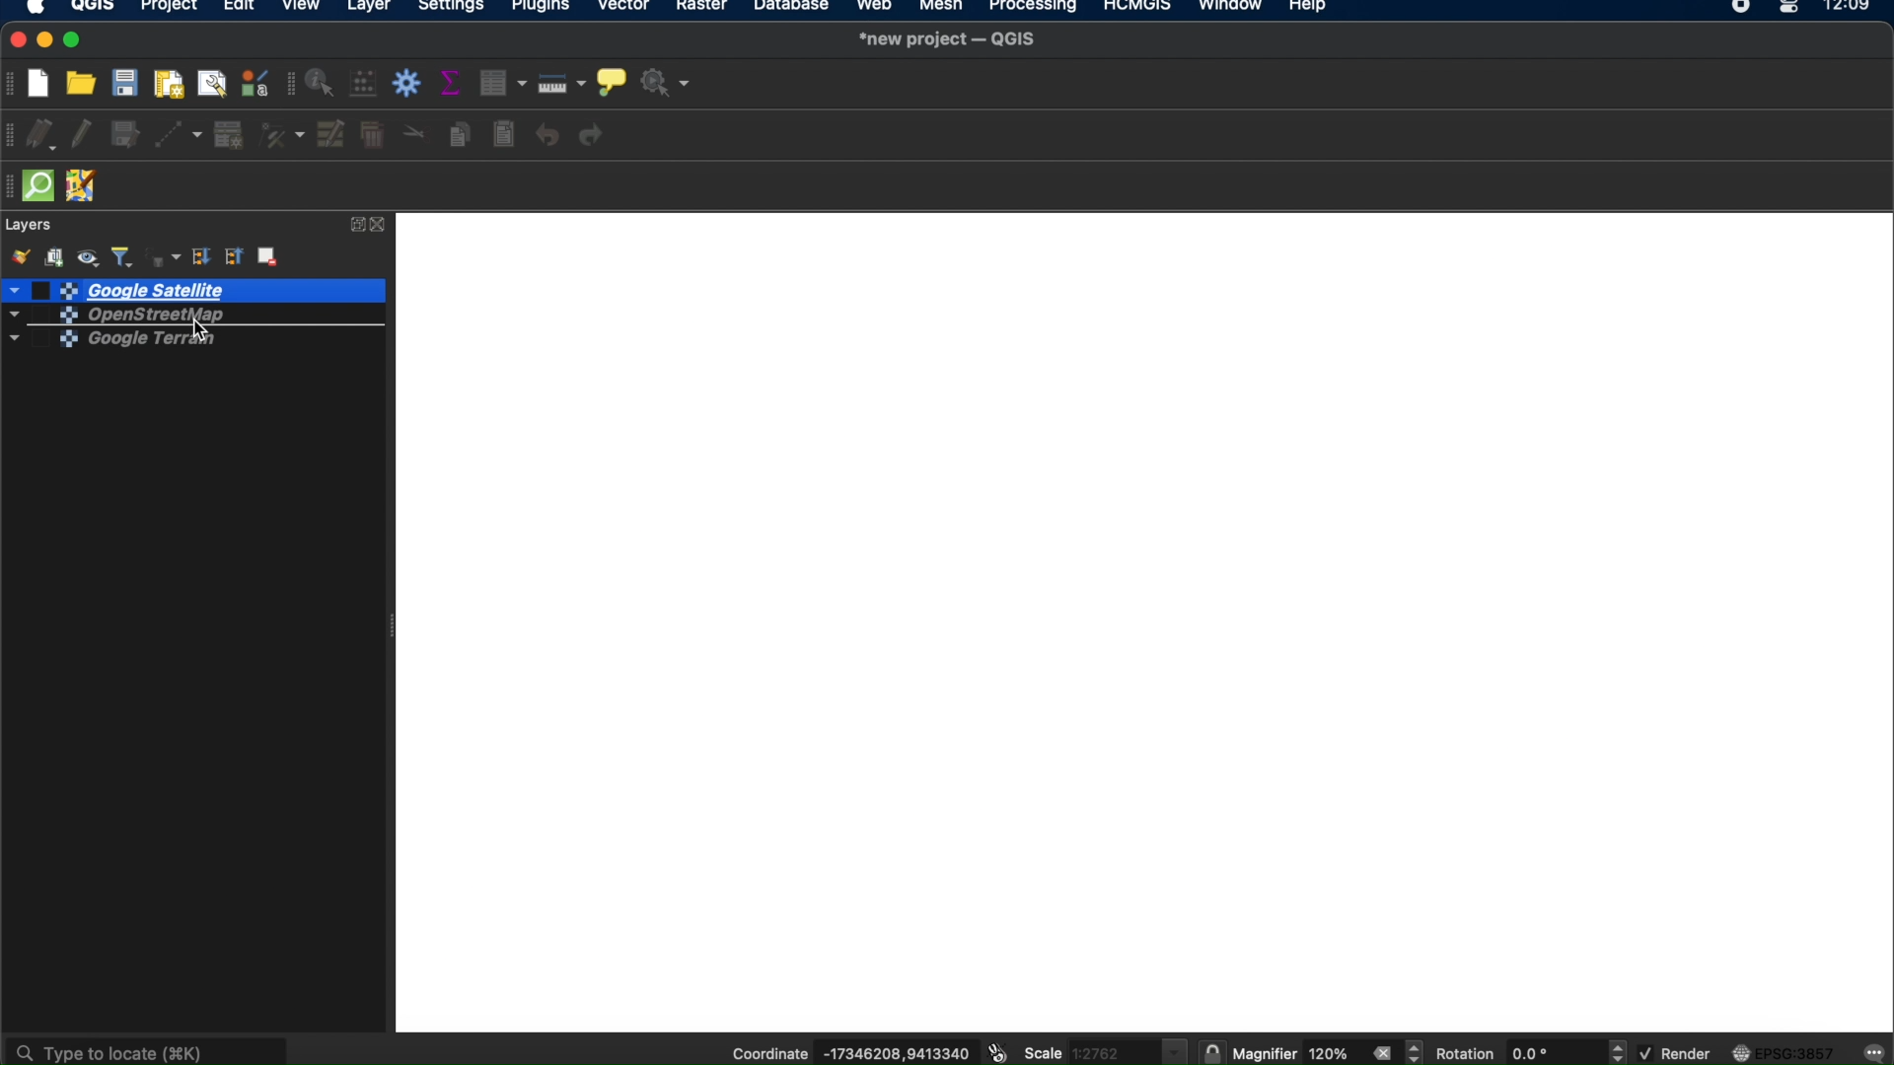 The height and width of the screenshot is (1065, 1894). I want to click on show summary statistics, so click(454, 83).